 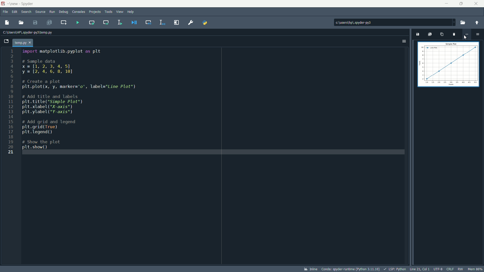 What do you see at coordinates (207, 22) in the screenshot?
I see `PYTHONPATH manager` at bounding box center [207, 22].